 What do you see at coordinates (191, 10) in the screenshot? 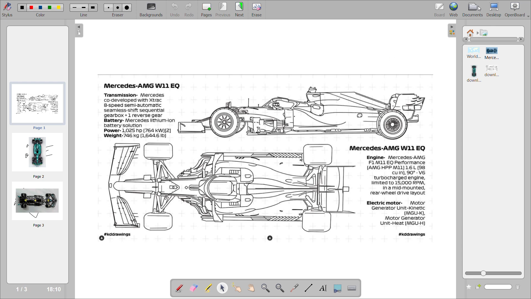
I see `redo` at bounding box center [191, 10].